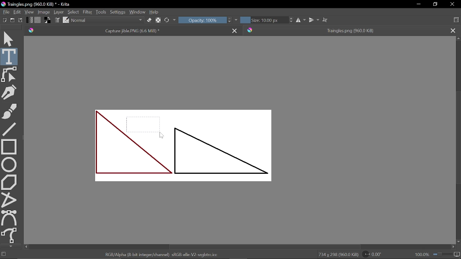 The width and height of the screenshot is (461, 259). What do you see at coordinates (37, 20) in the screenshot?
I see `Fill pattern` at bounding box center [37, 20].